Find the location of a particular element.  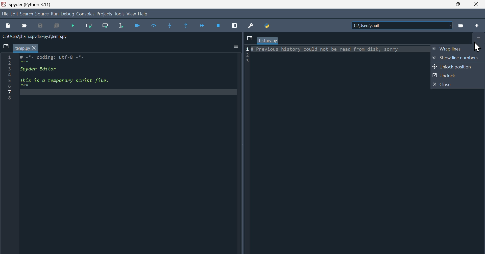

1 2 3  is located at coordinates (248, 55).